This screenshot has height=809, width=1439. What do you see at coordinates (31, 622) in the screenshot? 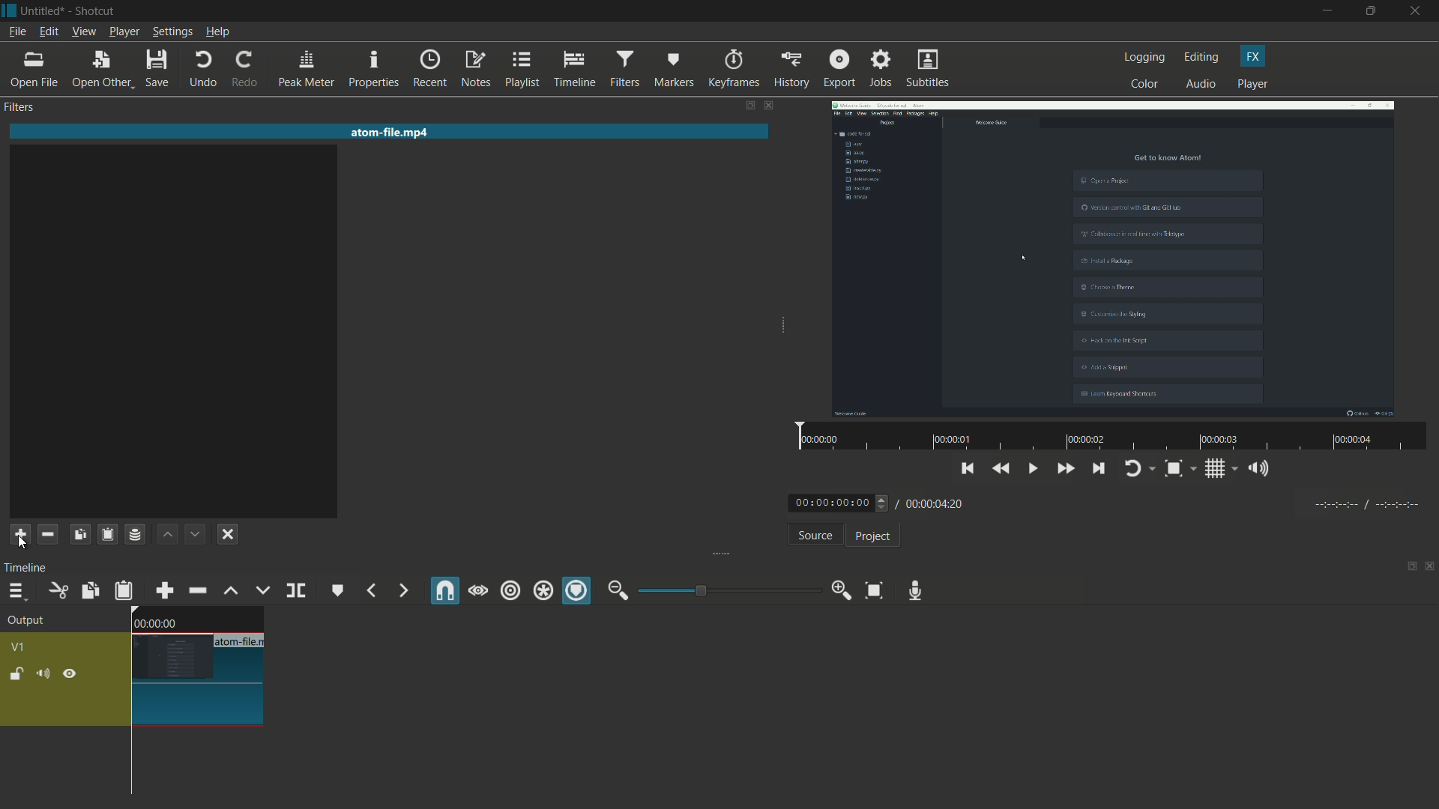
I see `output` at bounding box center [31, 622].